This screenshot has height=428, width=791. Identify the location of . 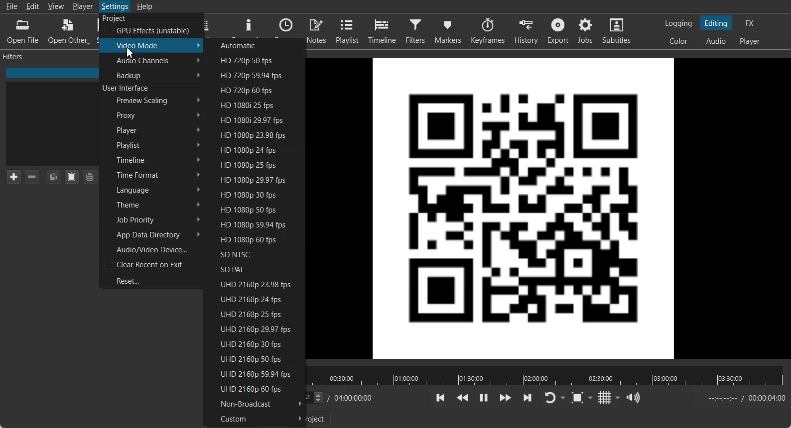
(89, 177).